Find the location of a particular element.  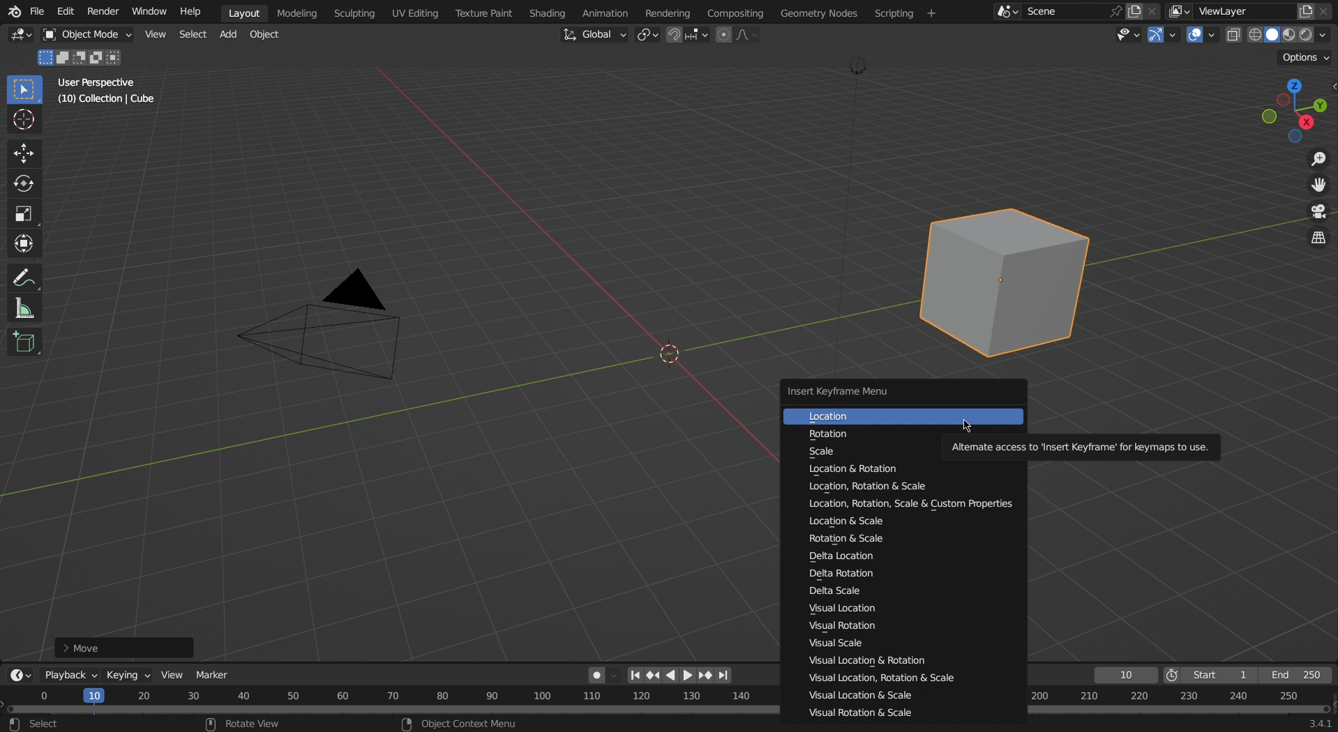

Start is located at coordinates (1210, 676).